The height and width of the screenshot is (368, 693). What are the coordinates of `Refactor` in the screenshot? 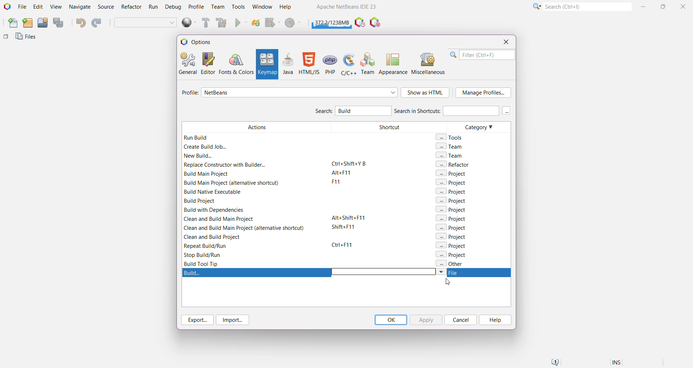 It's located at (132, 8).